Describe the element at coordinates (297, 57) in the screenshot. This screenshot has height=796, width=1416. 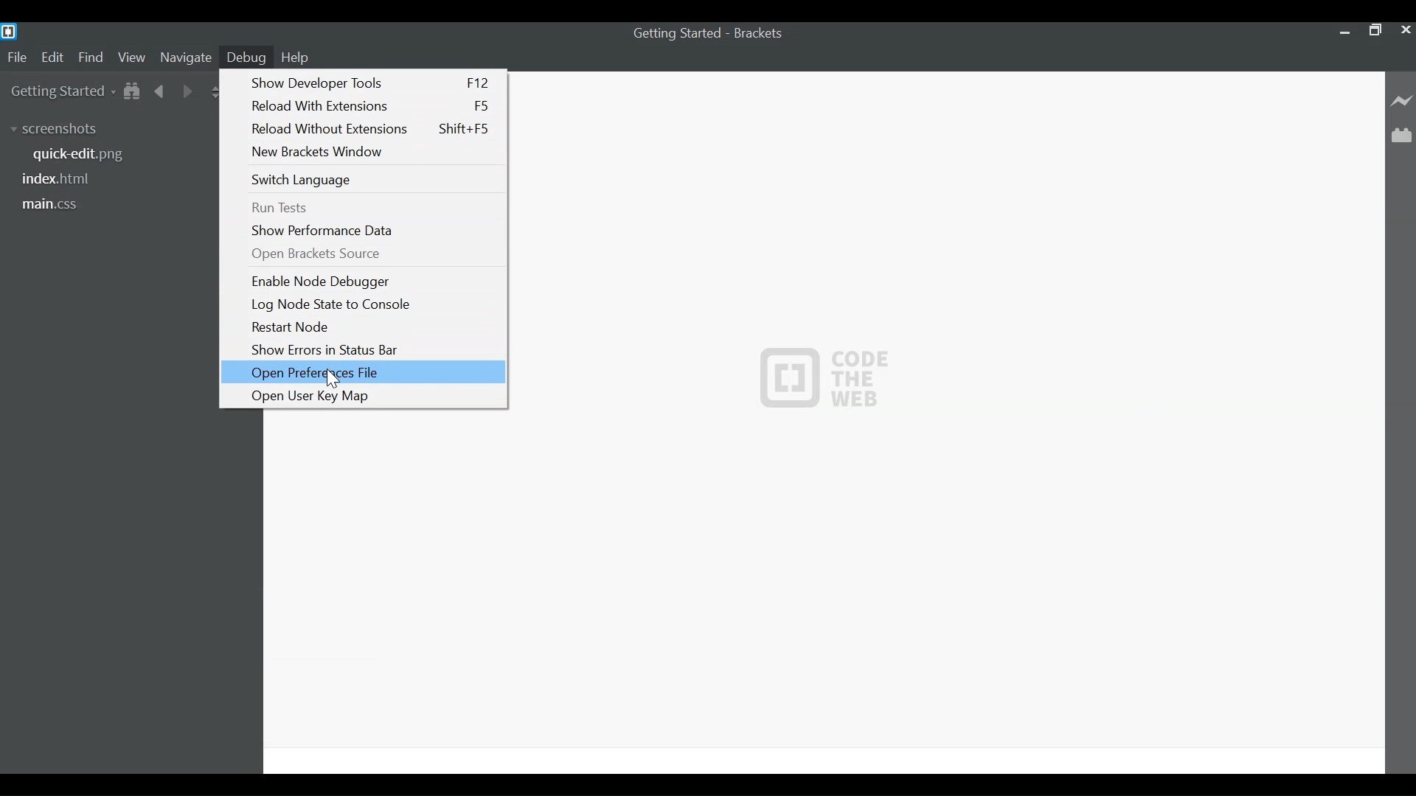
I see `Help` at that location.